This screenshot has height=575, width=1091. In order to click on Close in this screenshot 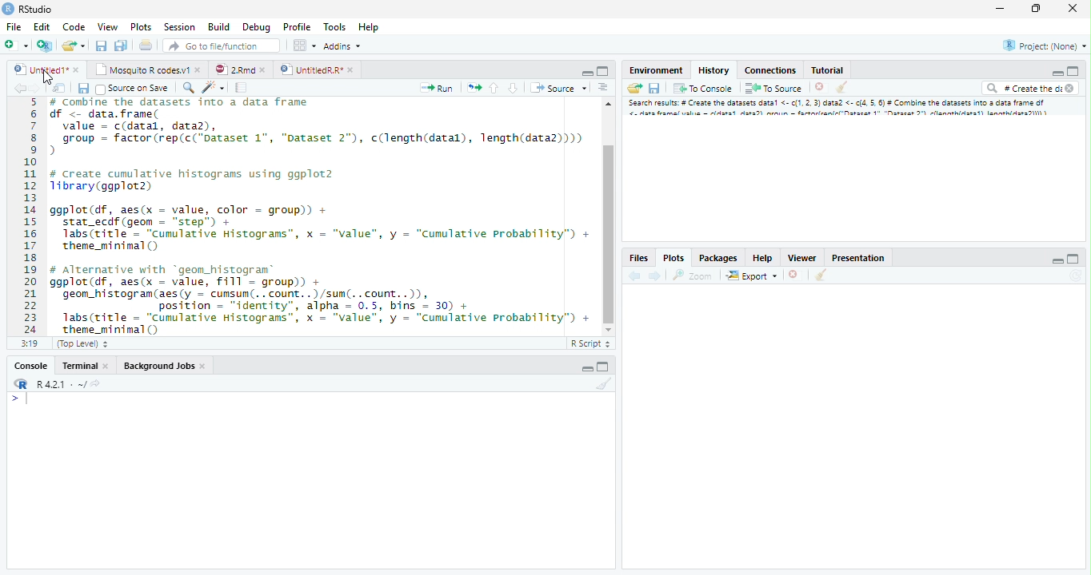, I will do `click(1071, 8)`.